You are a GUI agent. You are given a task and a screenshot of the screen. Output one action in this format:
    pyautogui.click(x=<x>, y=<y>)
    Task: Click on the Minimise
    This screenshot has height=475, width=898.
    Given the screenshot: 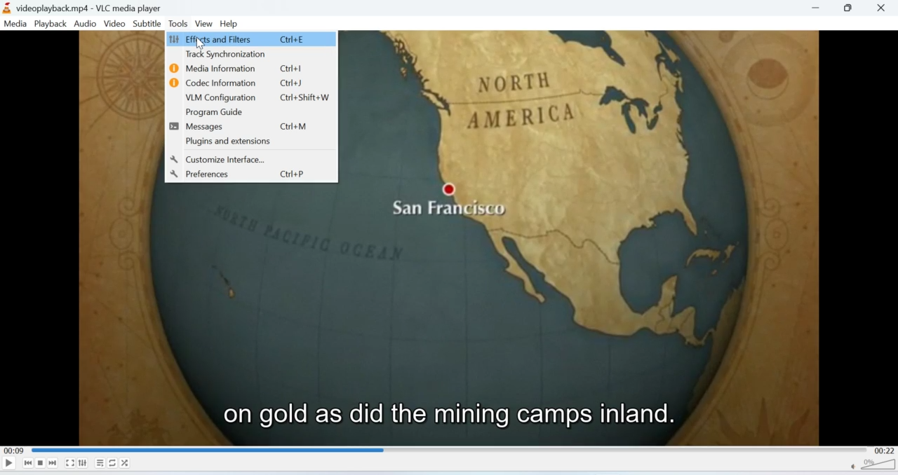 What is the action you would take?
    pyautogui.click(x=847, y=8)
    